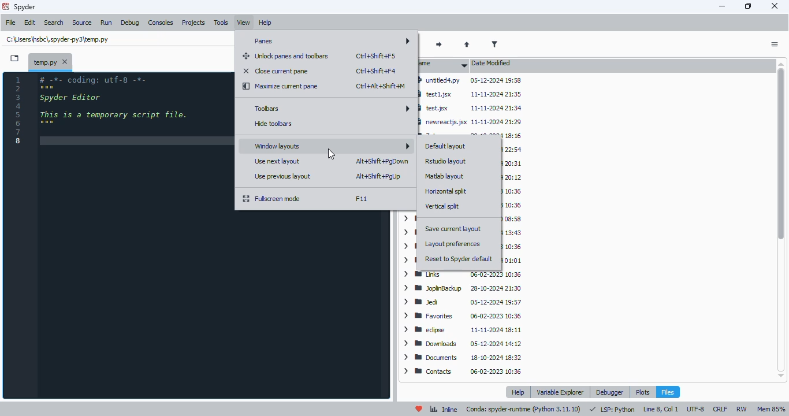 This screenshot has height=416, width=789. What do you see at coordinates (331, 154) in the screenshot?
I see `cursor` at bounding box center [331, 154].